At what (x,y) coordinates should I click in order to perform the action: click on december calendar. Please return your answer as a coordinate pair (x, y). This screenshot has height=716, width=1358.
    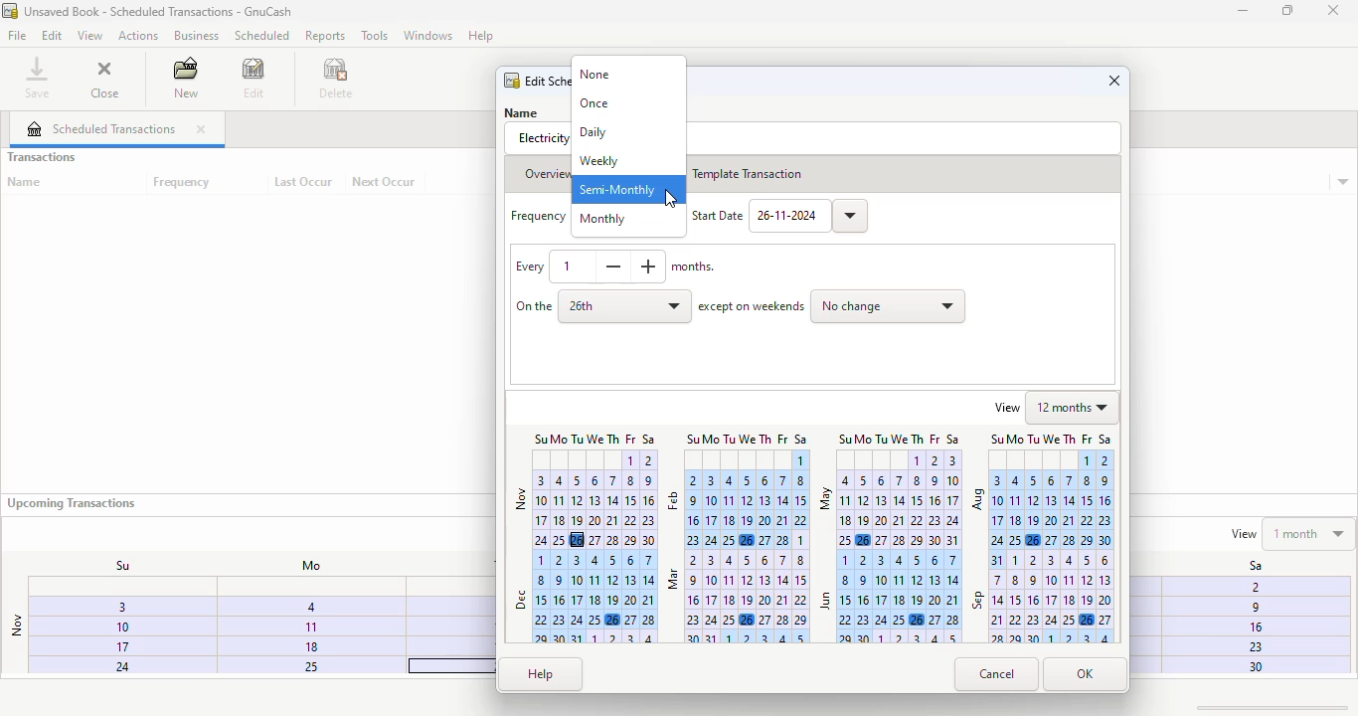
    Looking at the image, I should click on (584, 598).